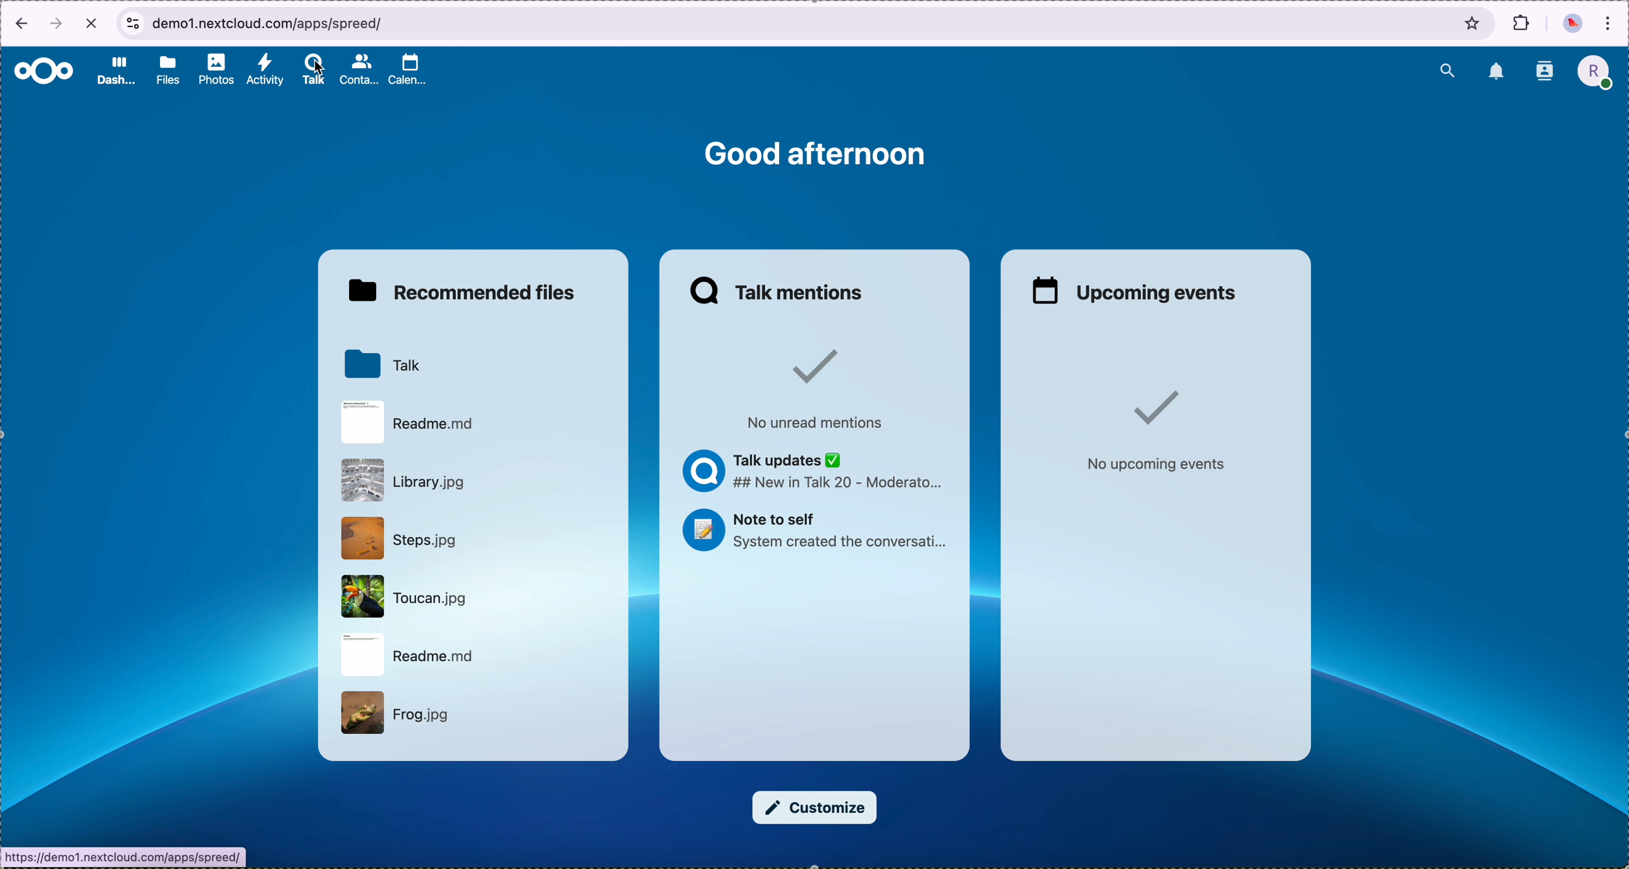 This screenshot has height=869, width=1629. What do you see at coordinates (1157, 279) in the screenshot?
I see `upcoming events window` at bounding box center [1157, 279].